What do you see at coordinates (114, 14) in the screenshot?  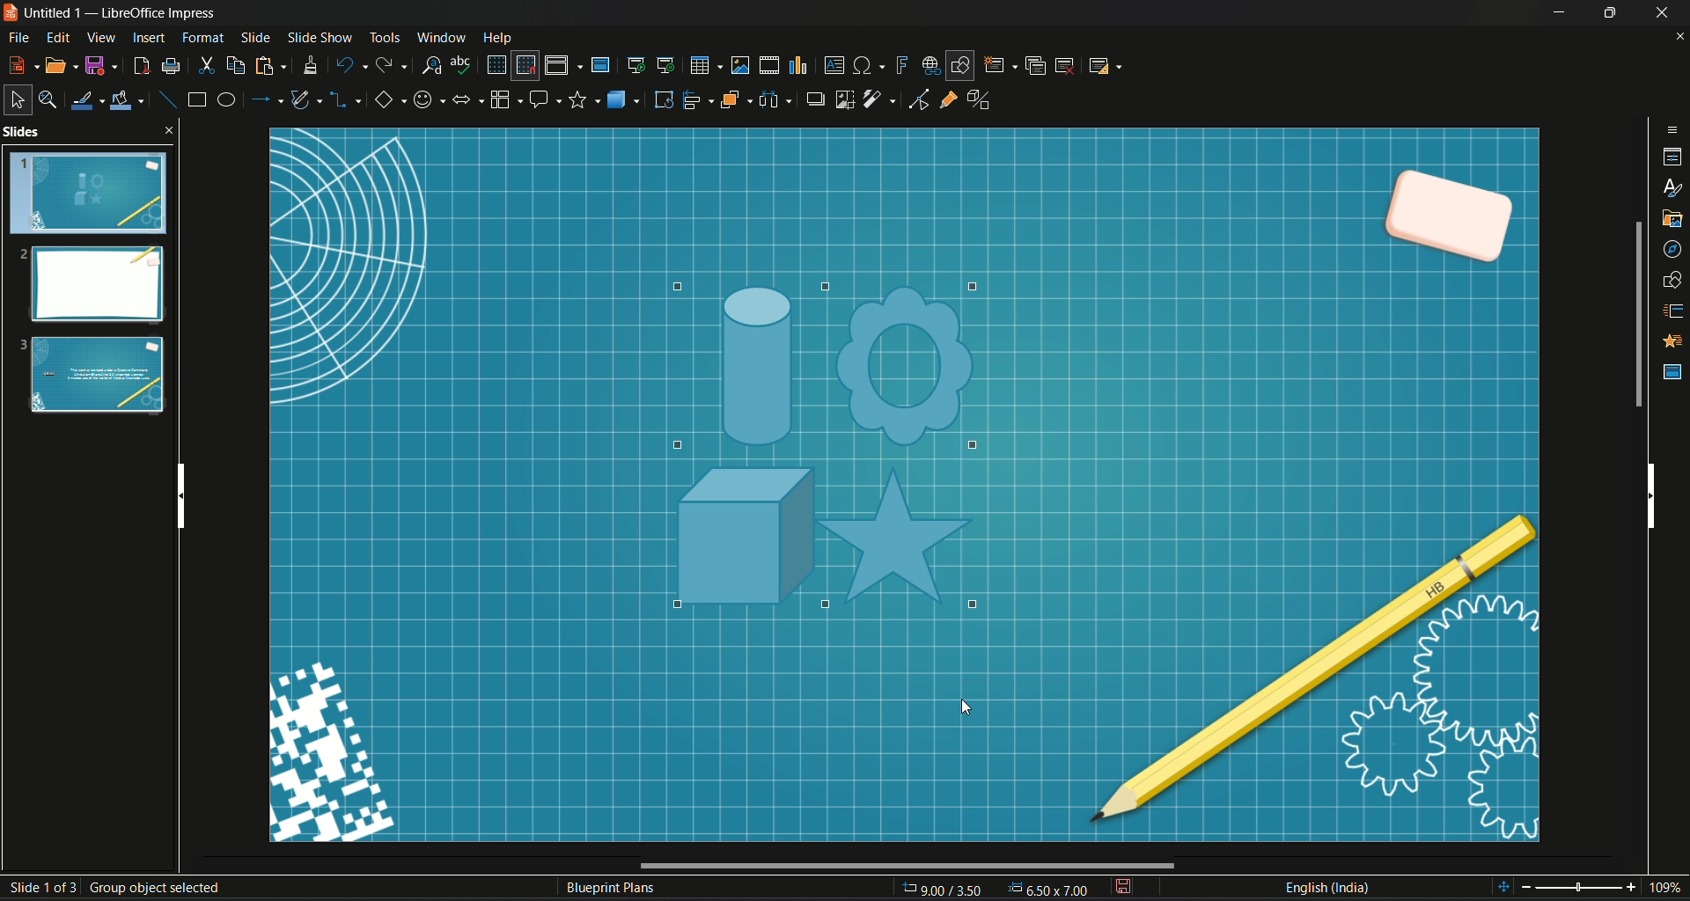 I see `Logo and name` at bounding box center [114, 14].